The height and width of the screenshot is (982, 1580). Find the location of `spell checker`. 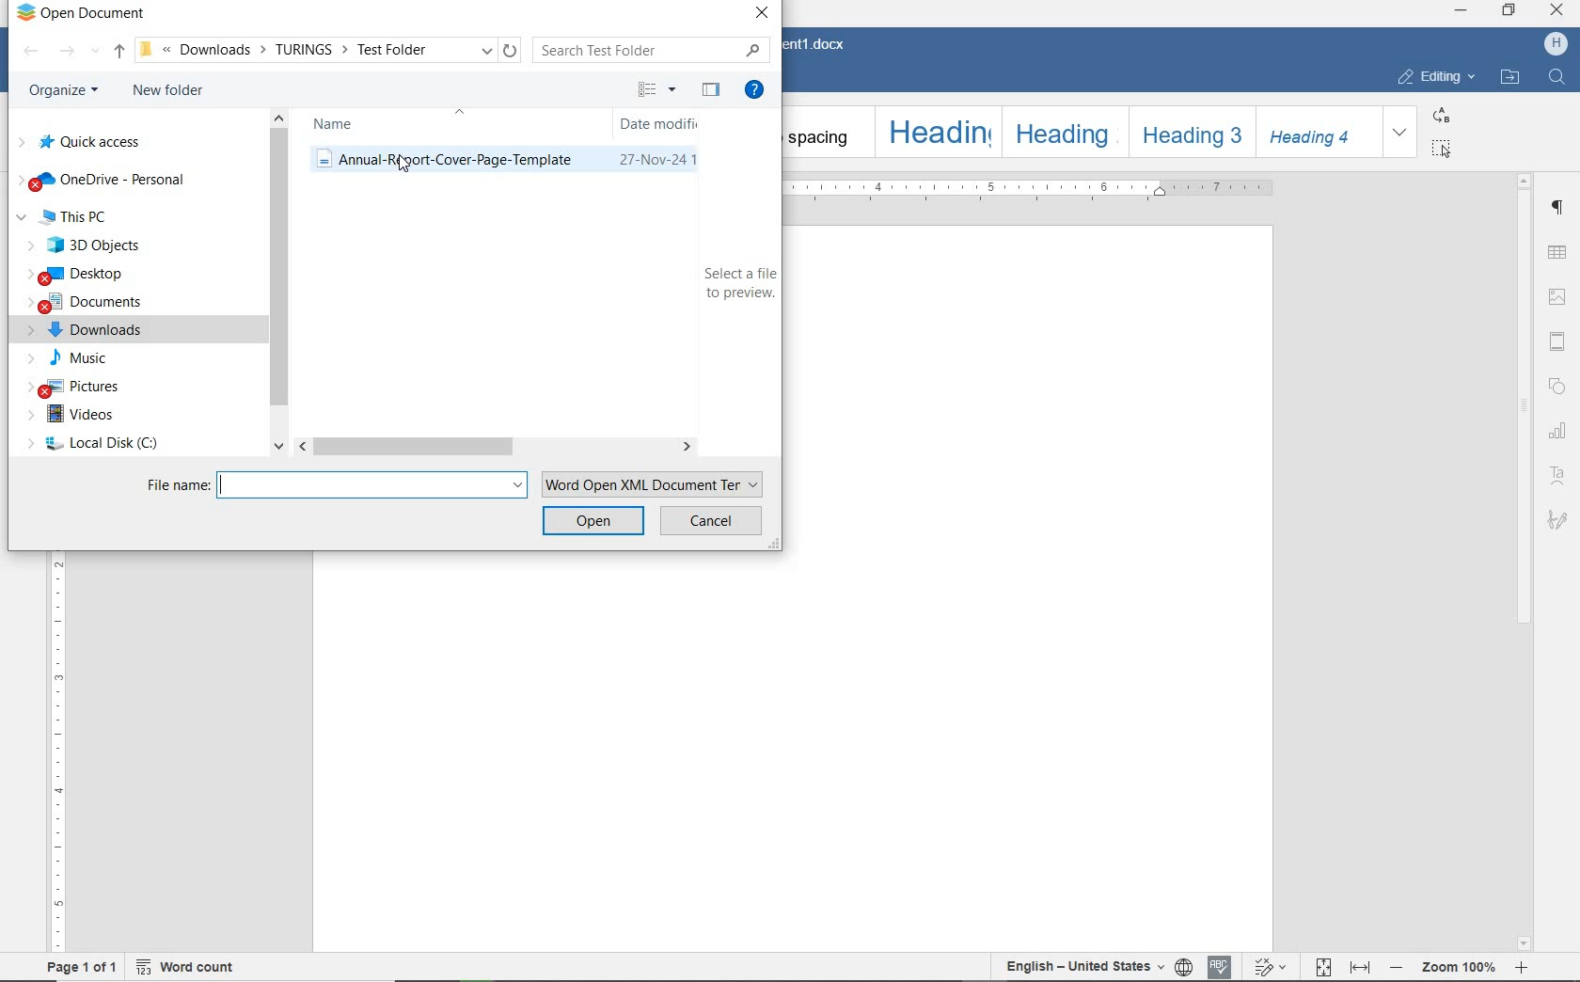

spell checker is located at coordinates (1222, 967).